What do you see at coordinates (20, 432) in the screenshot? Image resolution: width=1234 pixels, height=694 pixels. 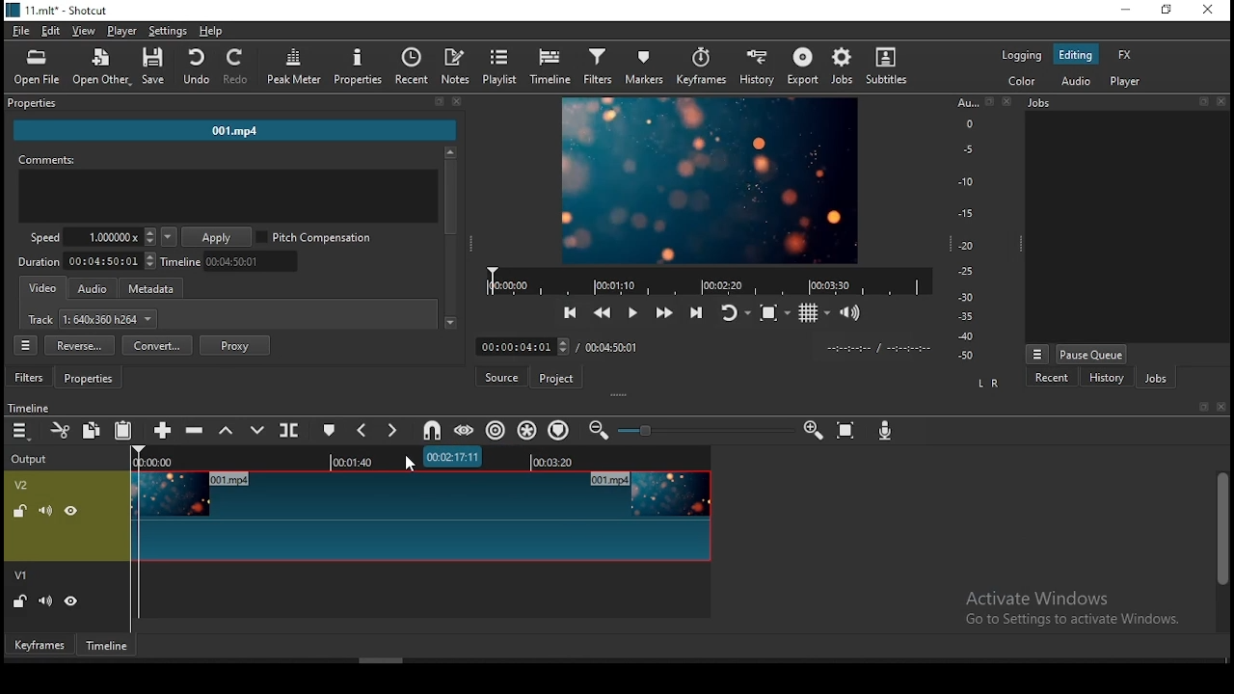 I see `timeline menu` at bounding box center [20, 432].